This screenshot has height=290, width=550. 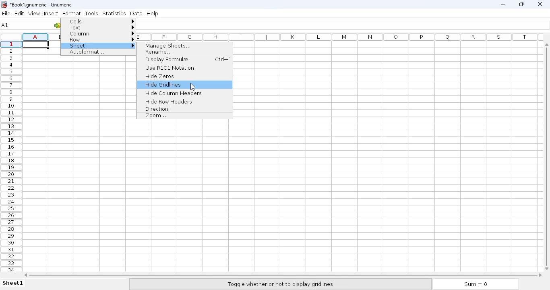 I want to click on insert, so click(x=51, y=13).